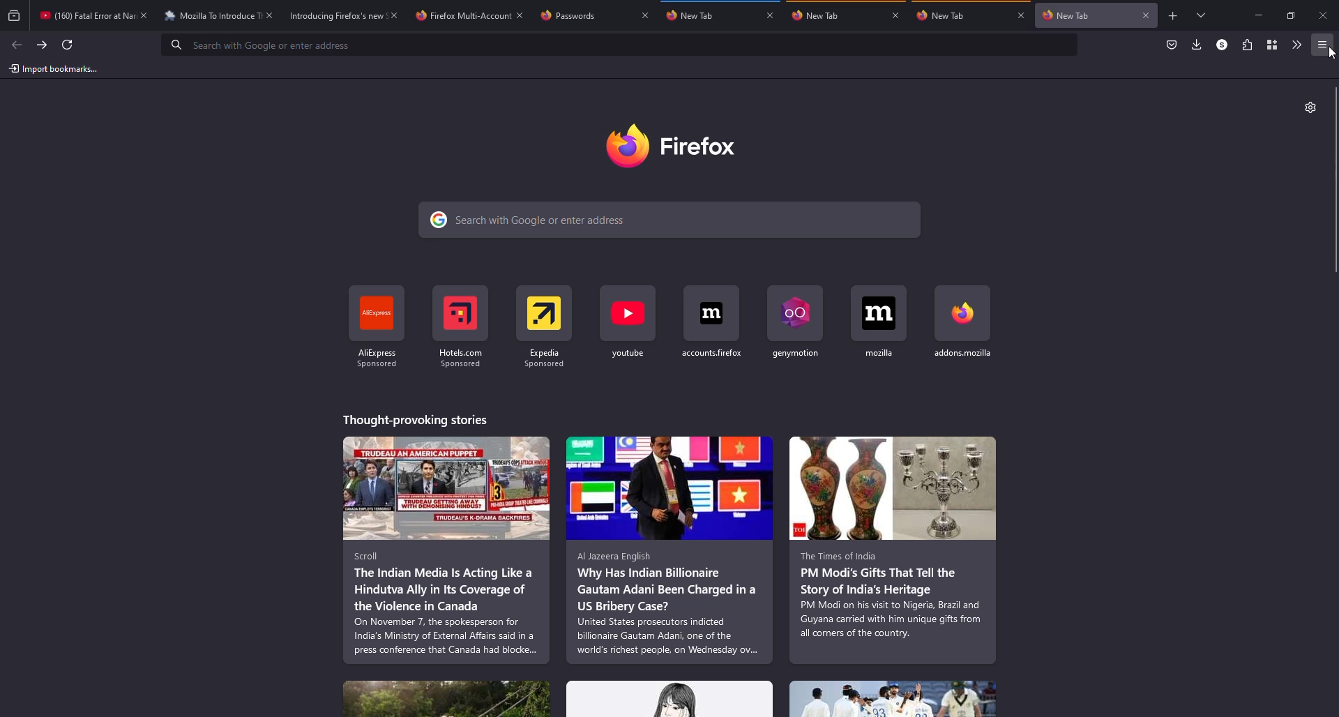  I want to click on cursor, so click(1332, 53).